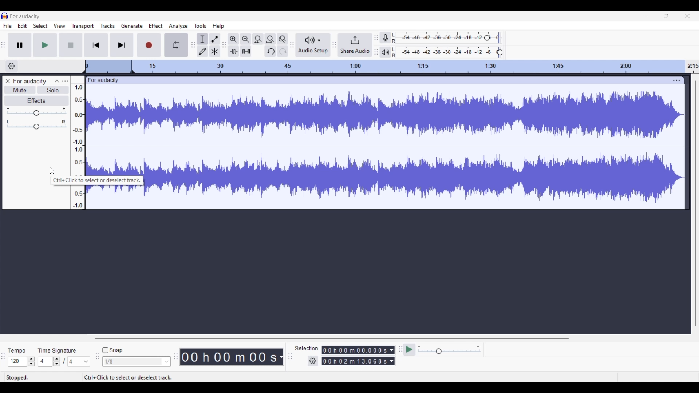 Image resolution: width=699 pixels, height=393 pixels. I want to click on Fit selection to width, so click(258, 39).